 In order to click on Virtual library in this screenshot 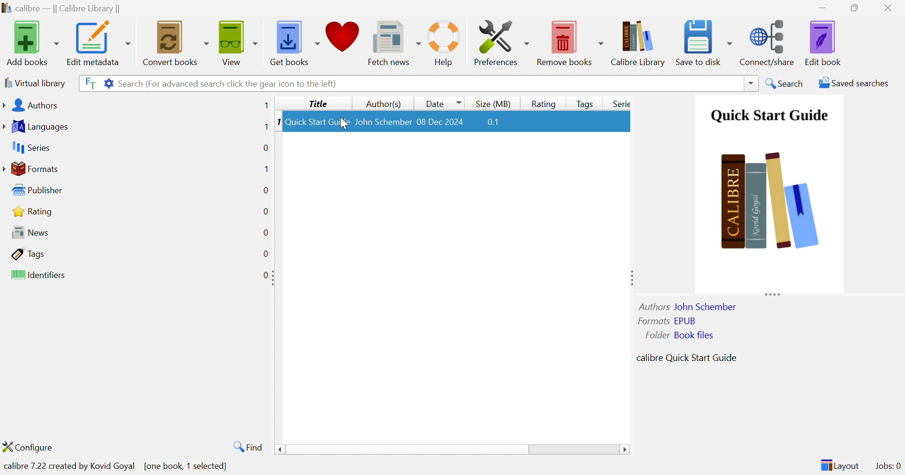, I will do `click(35, 83)`.